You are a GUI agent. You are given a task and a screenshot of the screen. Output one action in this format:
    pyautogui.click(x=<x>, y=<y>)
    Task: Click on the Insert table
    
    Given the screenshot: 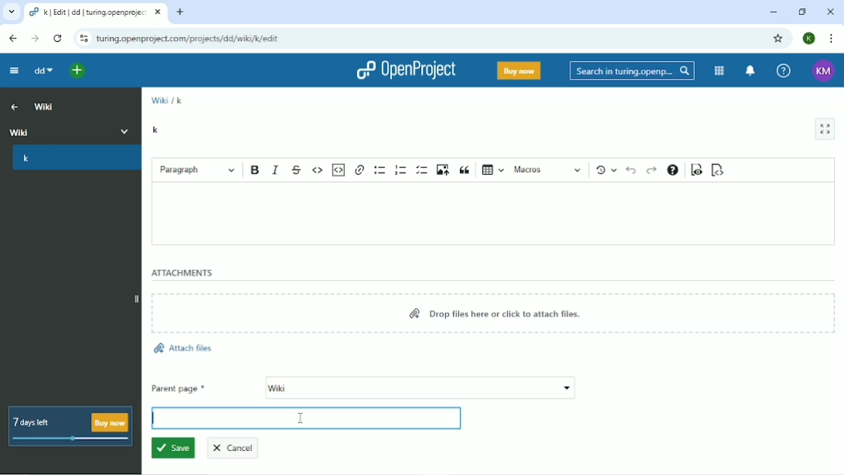 What is the action you would take?
    pyautogui.click(x=494, y=169)
    